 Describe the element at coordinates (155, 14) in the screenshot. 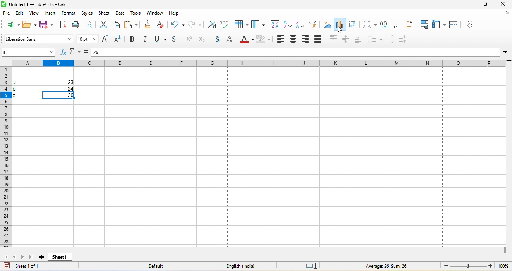

I see `window` at that location.